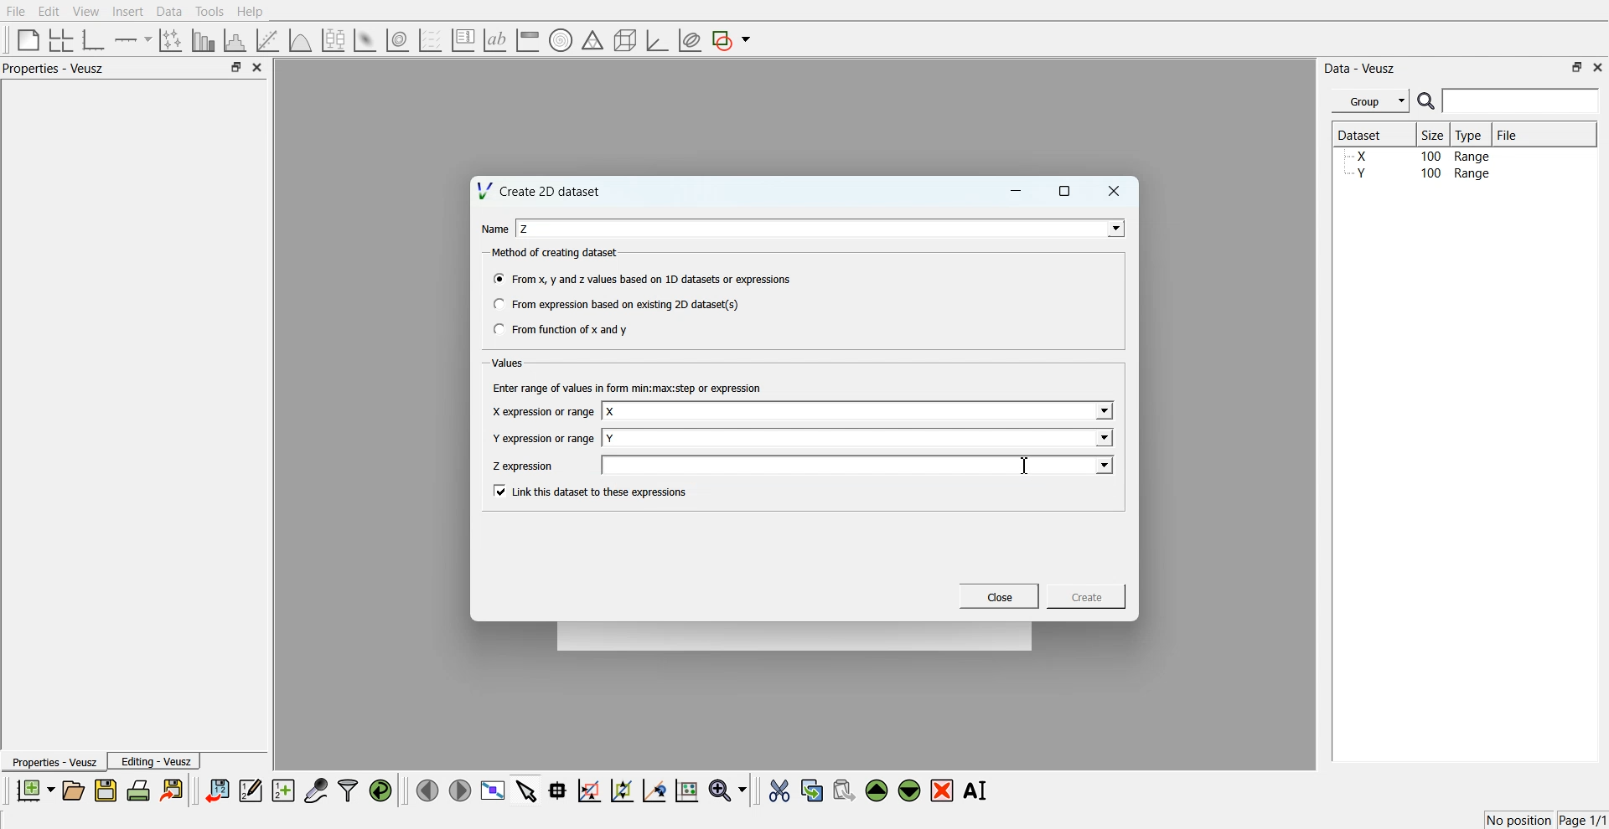 This screenshot has width=1609, height=829. I want to click on Zoom out of the graph axes, so click(622, 790).